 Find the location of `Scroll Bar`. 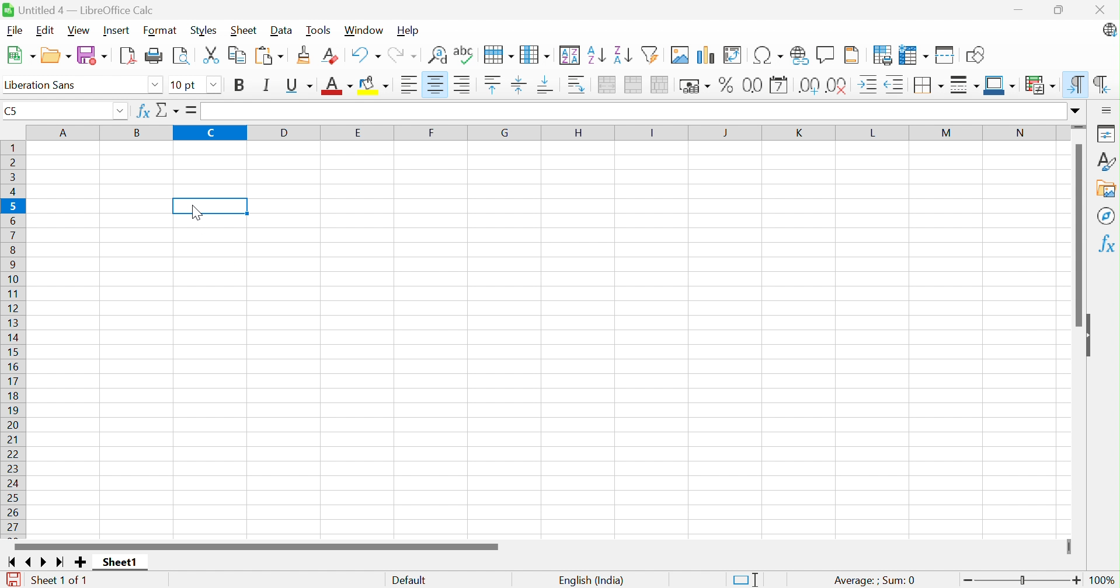

Scroll Bar is located at coordinates (256, 546).